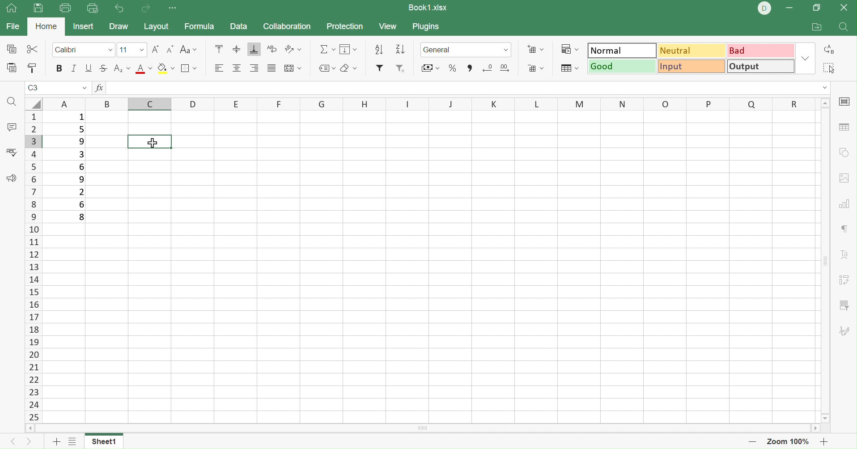 The height and width of the screenshot is (449, 857). I want to click on Sort descending, so click(381, 50).